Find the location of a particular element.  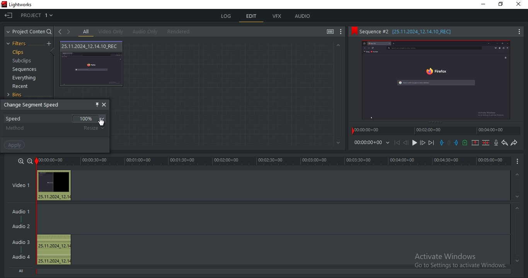

move forward to the next cut is located at coordinates (431, 143).